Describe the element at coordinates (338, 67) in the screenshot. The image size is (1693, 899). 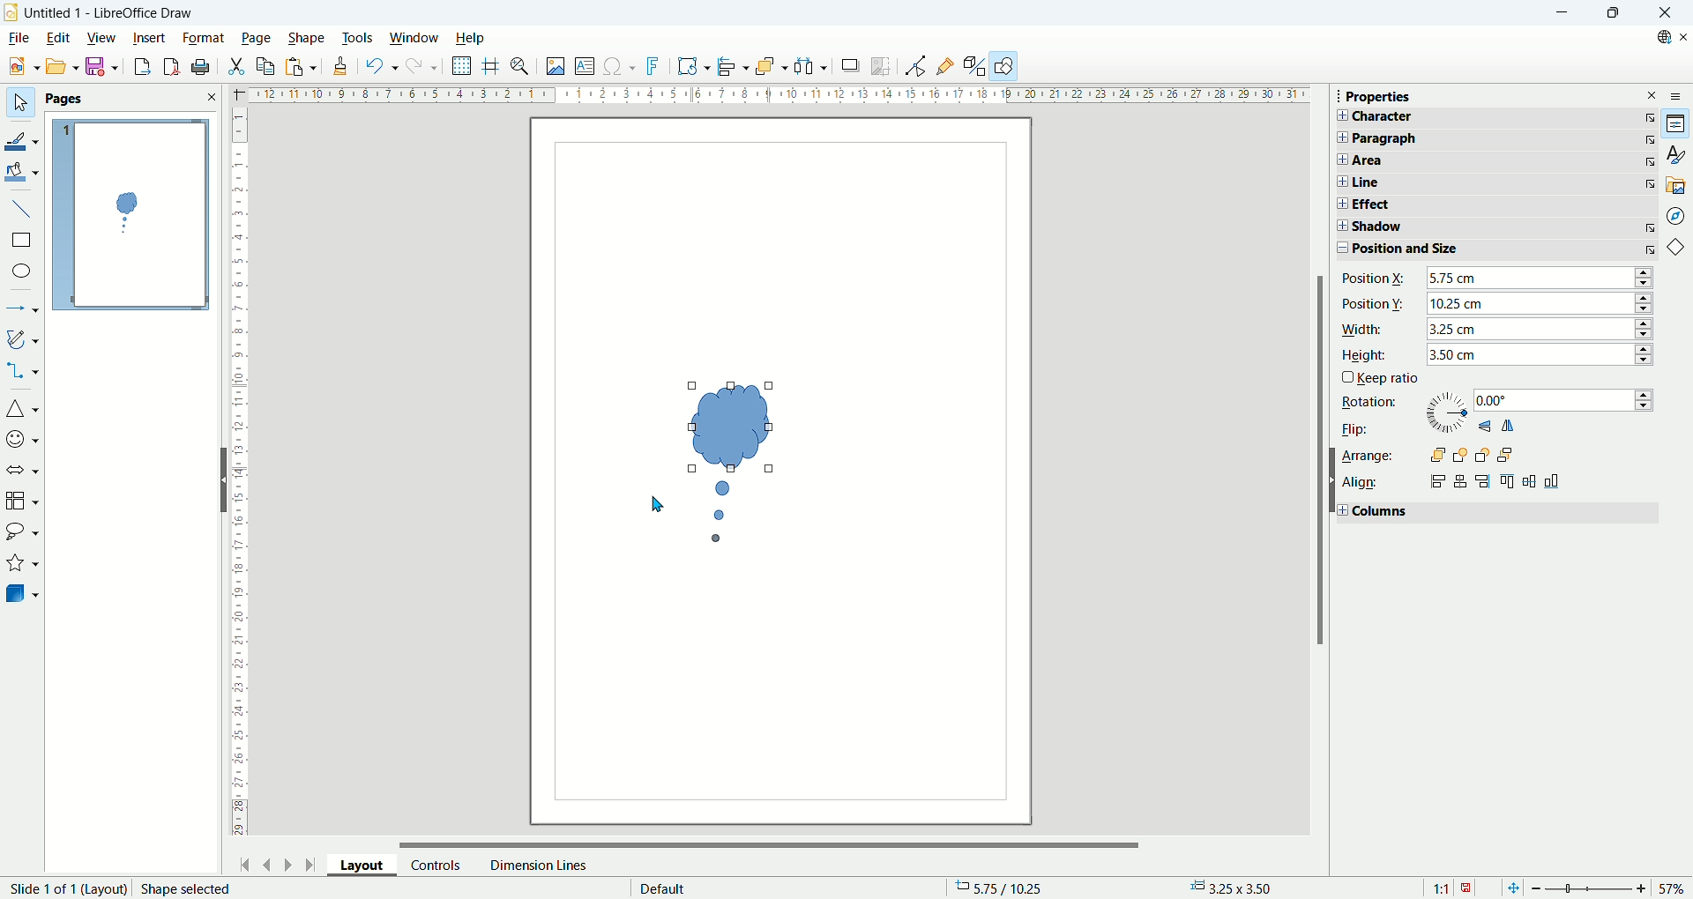
I see `clone formatting` at that location.